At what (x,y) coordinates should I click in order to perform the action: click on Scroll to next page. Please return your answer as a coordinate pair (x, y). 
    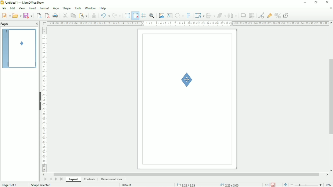
    Looking at the image, I should click on (56, 179).